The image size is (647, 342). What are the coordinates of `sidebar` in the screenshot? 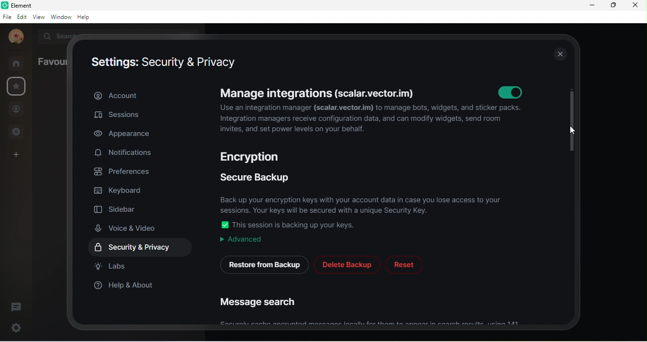 It's located at (117, 207).